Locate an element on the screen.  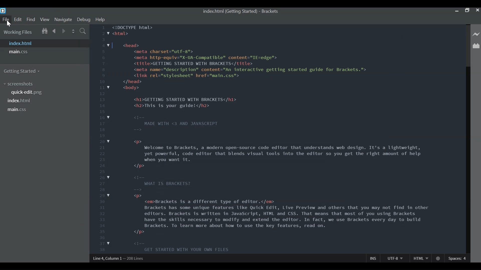
Spaces is located at coordinates (458, 257).